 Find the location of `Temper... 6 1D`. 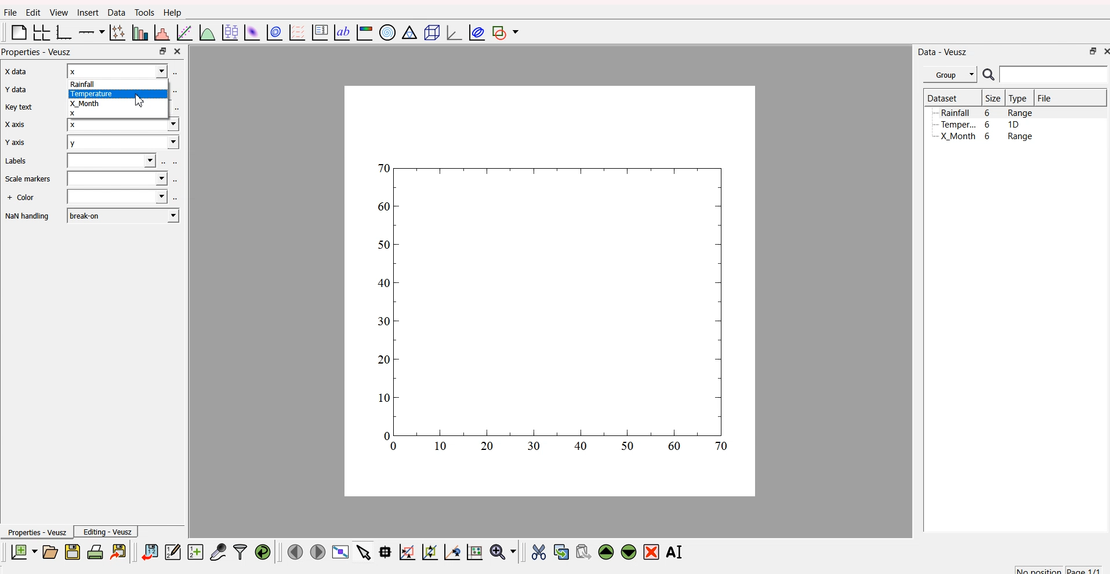

Temper... 6 1D is located at coordinates (980, 124).